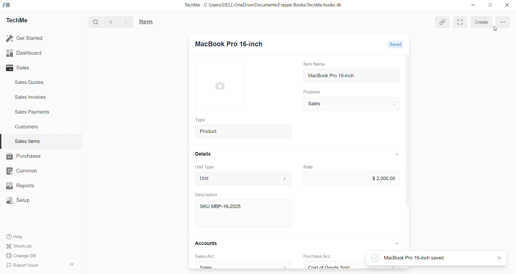 The height and width of the screenshot is (274, 516). What do you see at coordinates (33, 112) in the screenshot?
I see `Sales Payments` at bounding box center [33, 112].